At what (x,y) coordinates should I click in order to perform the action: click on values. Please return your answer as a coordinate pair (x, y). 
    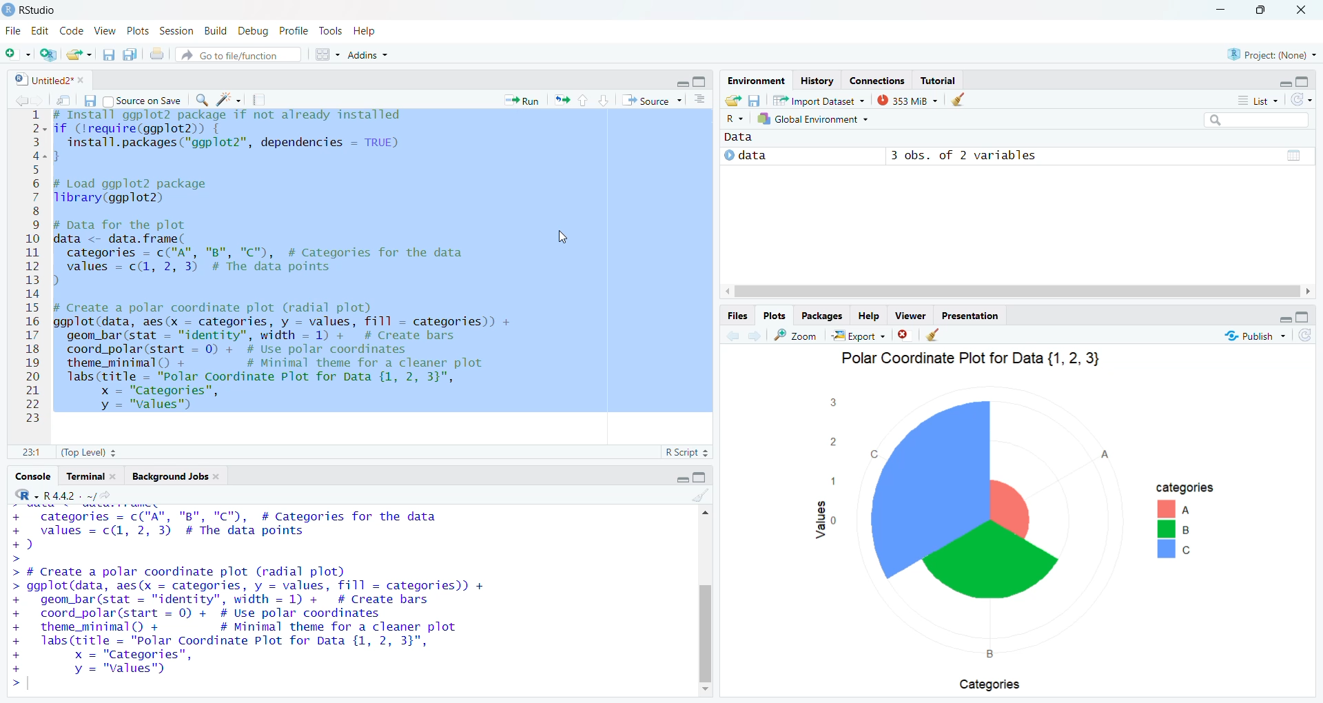
    Looking at the image, I should click on (813, 516).